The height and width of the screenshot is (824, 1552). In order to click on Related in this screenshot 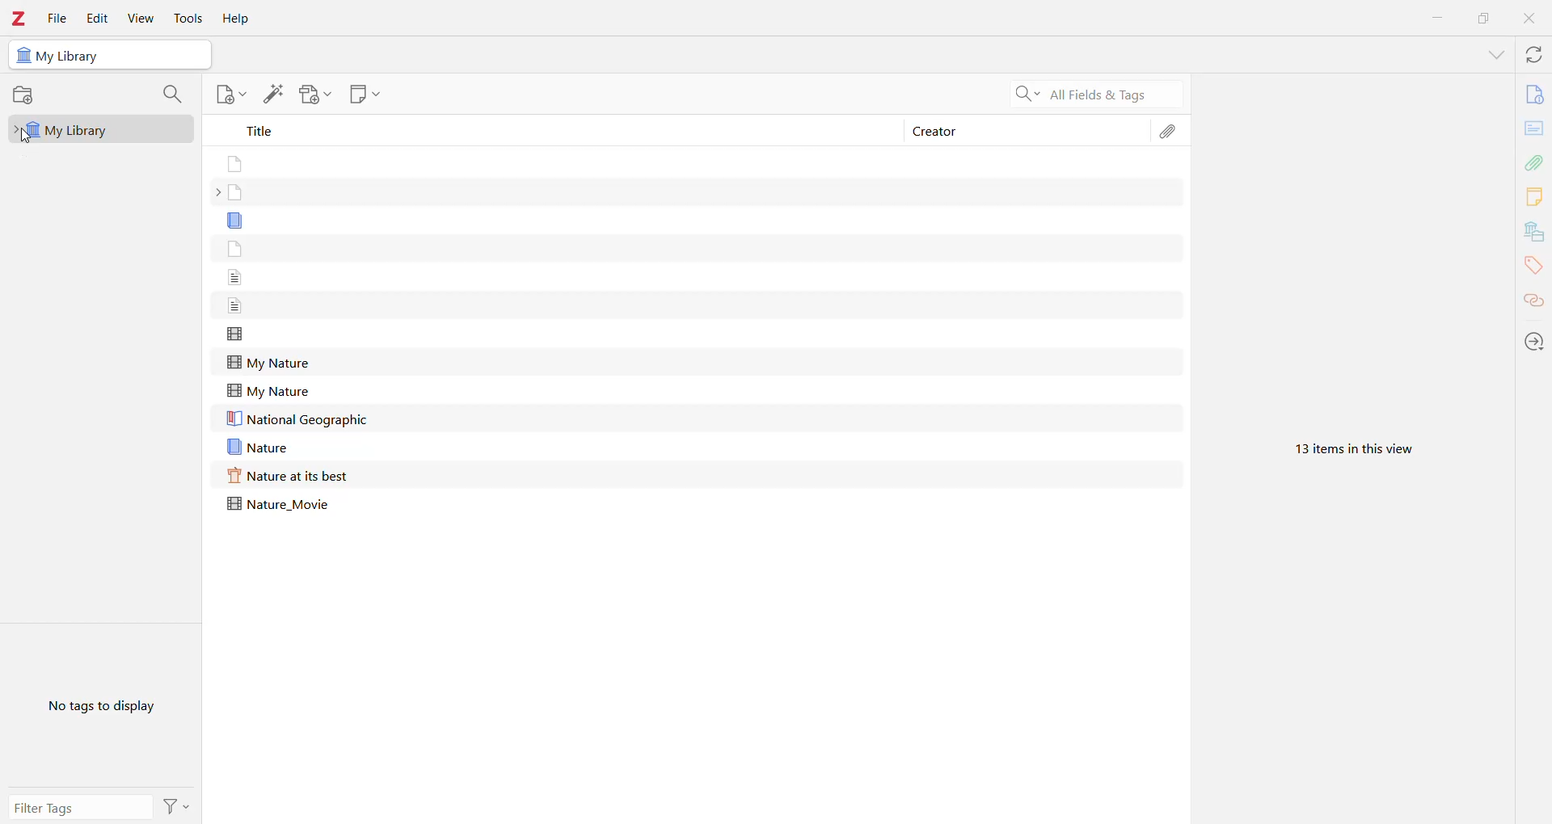, I will do `click(1534, 302)`.